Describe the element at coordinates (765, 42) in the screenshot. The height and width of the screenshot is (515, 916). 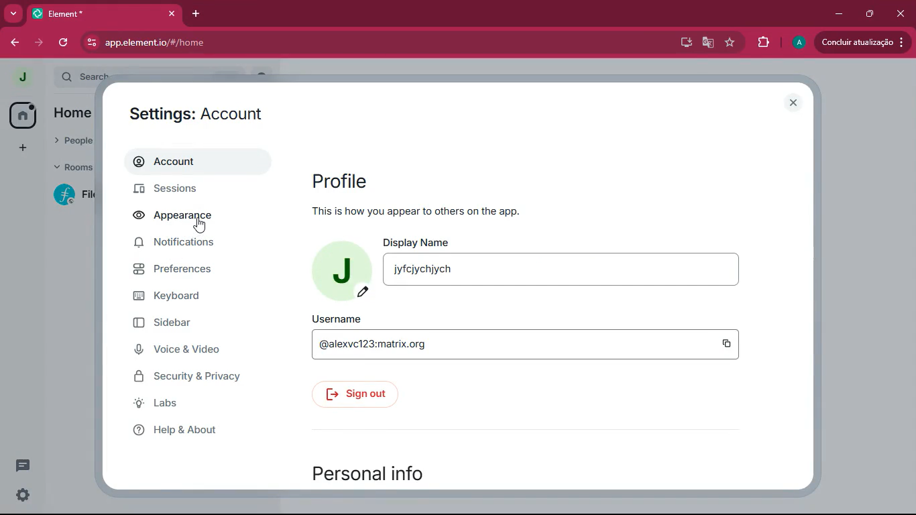
I see `extension` at that location.